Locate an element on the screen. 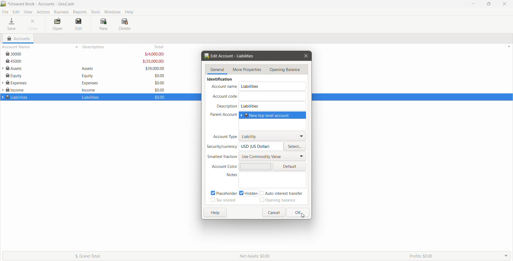  OK is located at coordinates (298, 212).